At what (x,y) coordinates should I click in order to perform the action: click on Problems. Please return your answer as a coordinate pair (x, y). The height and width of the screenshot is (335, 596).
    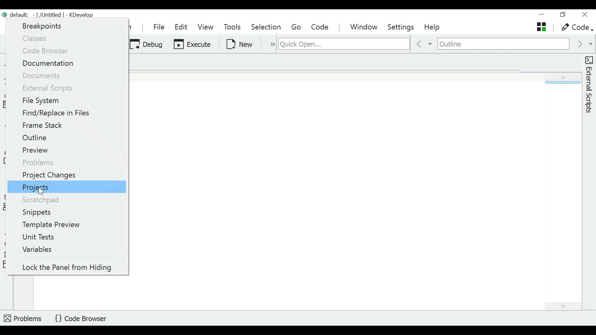
    Looking at the image, I should click on (38, 162).